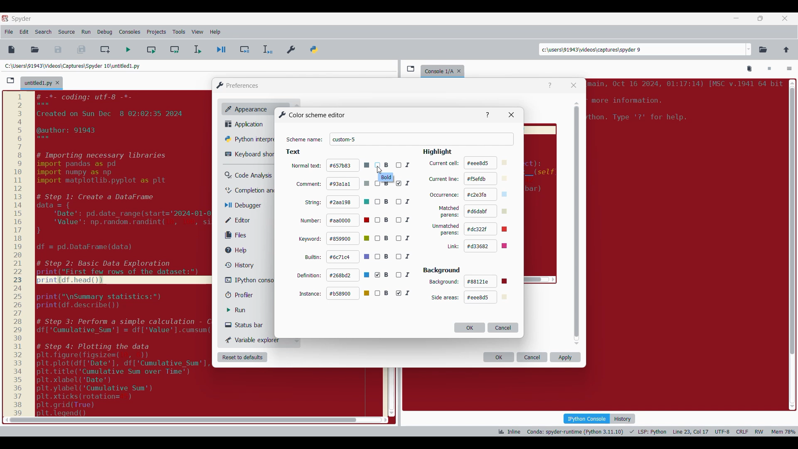 This screenshot has height=449, width=798. What do you see at coordinates (387, 178) in the screenshot?
I see `bold` at bounding box center [387, 178].